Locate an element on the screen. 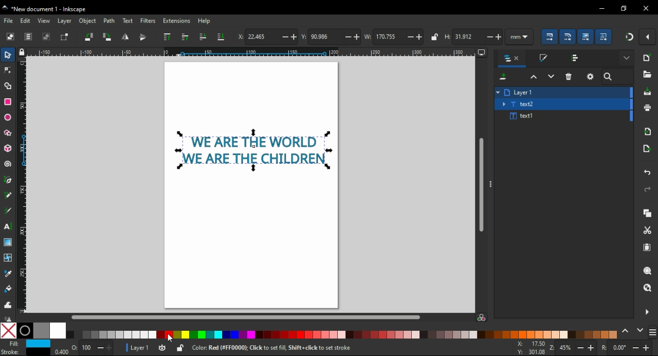  deselect is located at coordinates (48, 38).